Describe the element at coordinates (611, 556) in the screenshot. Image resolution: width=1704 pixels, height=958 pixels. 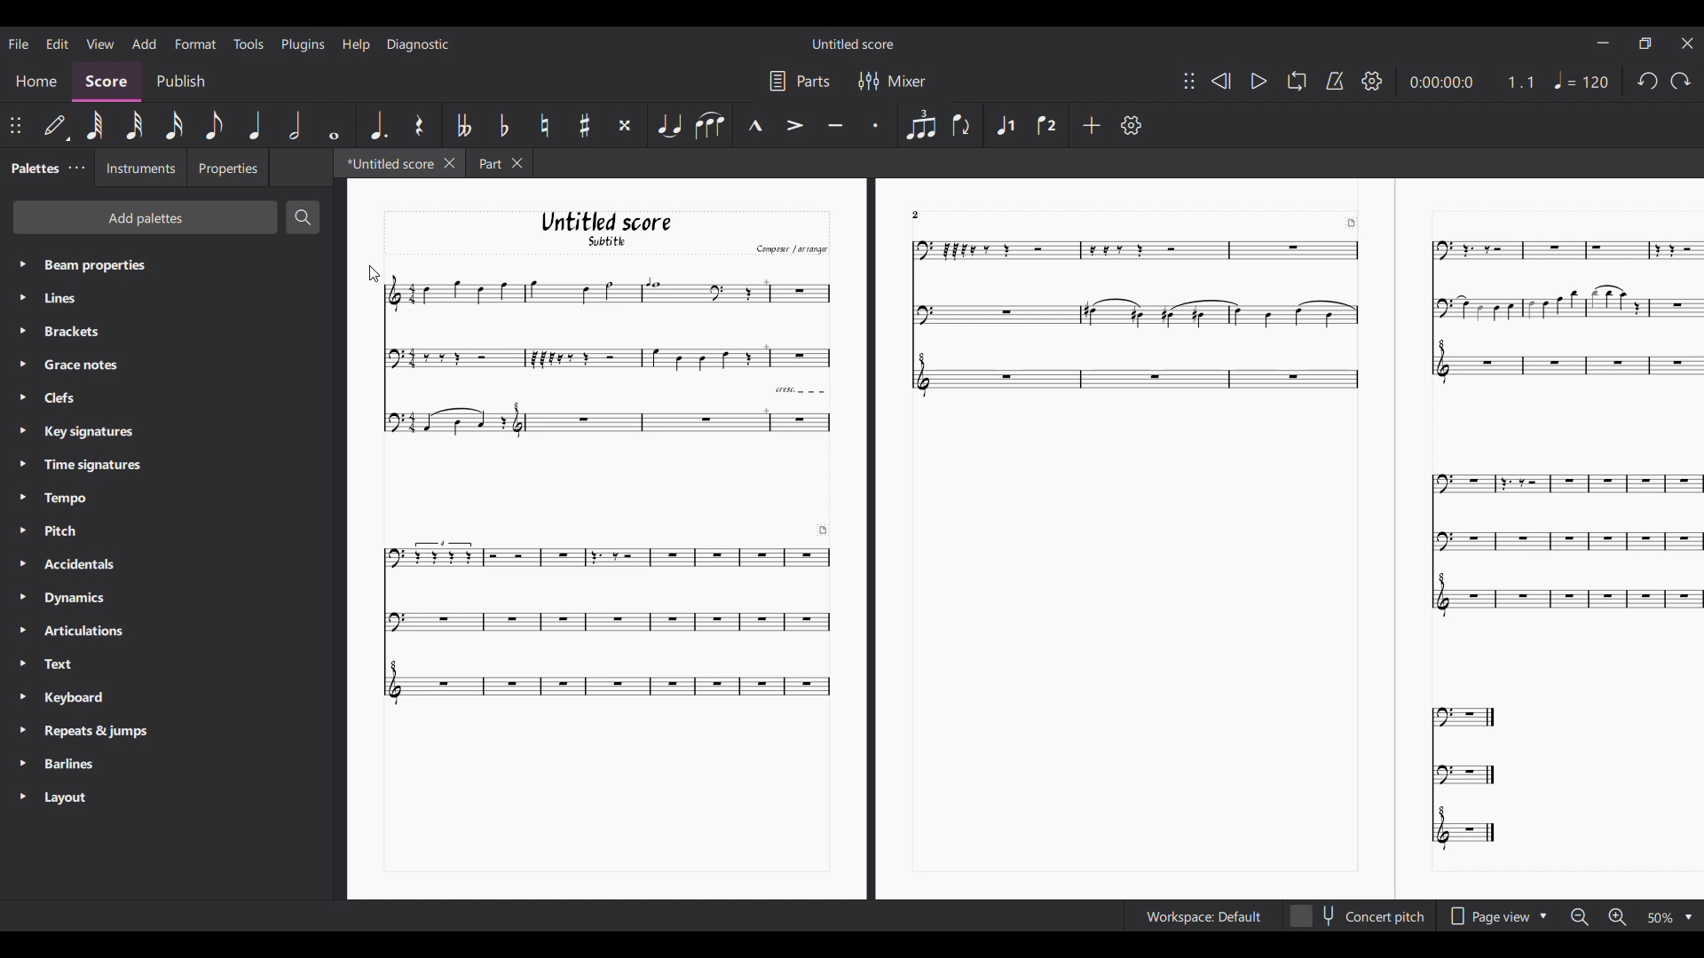
I see `` at that location.